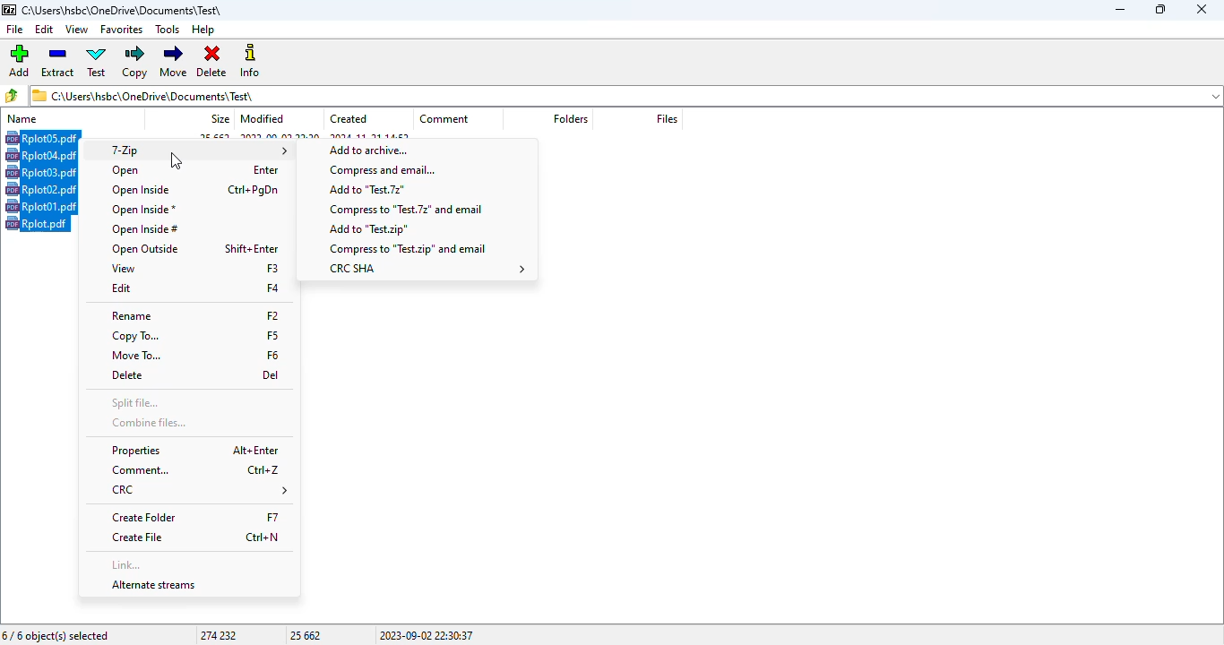 The image size is (1224, 645). What do you see at coordinates (349, 119) in the screenshot?
I see `created` at bounding box center [349, 119].